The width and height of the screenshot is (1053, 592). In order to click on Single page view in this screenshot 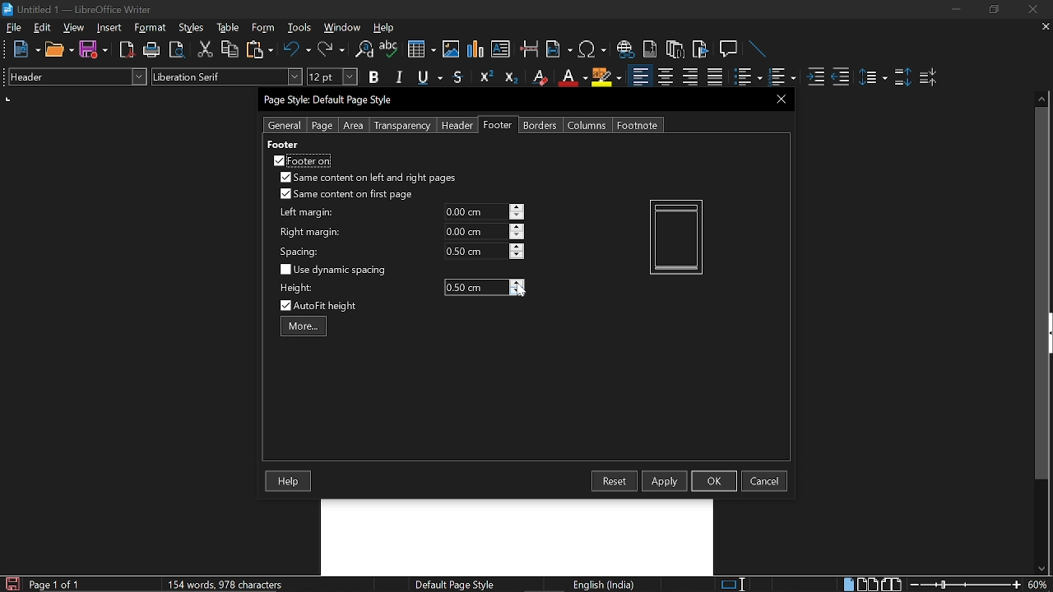, I will do `click(848, 584)`.